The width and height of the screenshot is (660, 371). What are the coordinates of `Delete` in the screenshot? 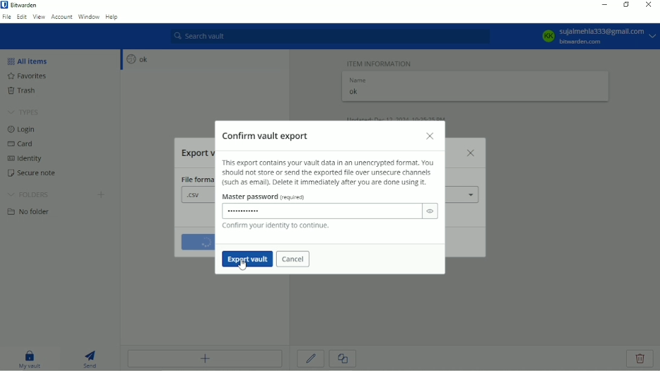 It's located at (641, 359).